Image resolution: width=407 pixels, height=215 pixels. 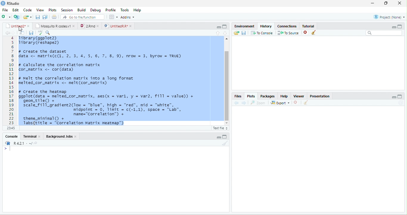 I want to click on 2Rnd, so click(x=88, y=26).